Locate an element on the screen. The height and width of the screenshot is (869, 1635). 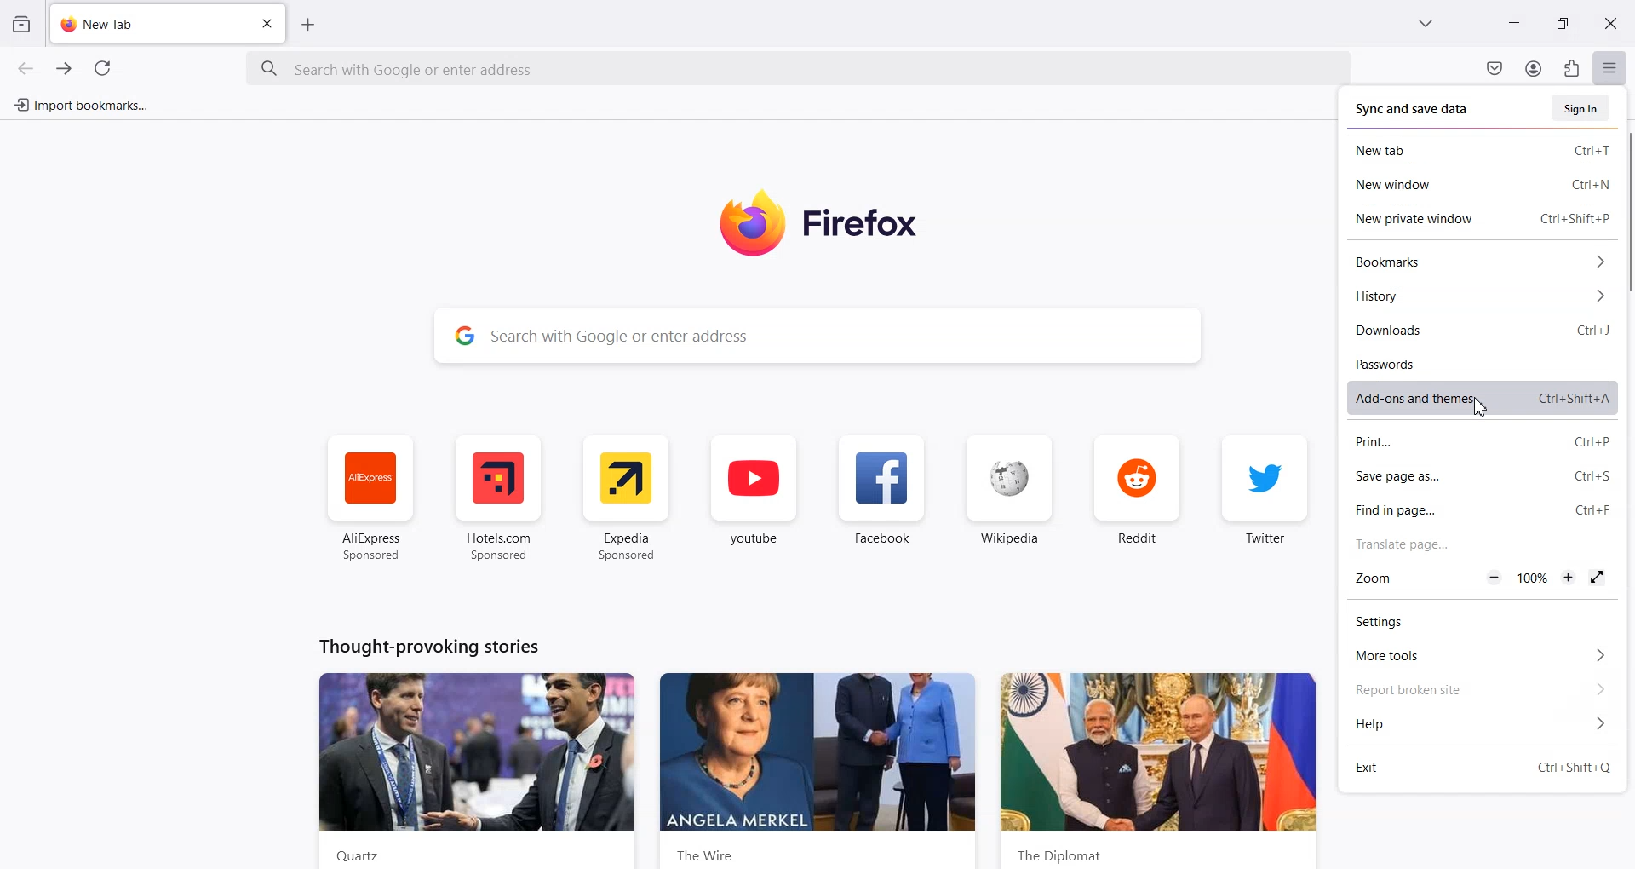
More tools is located at coordinates (1480, 653).